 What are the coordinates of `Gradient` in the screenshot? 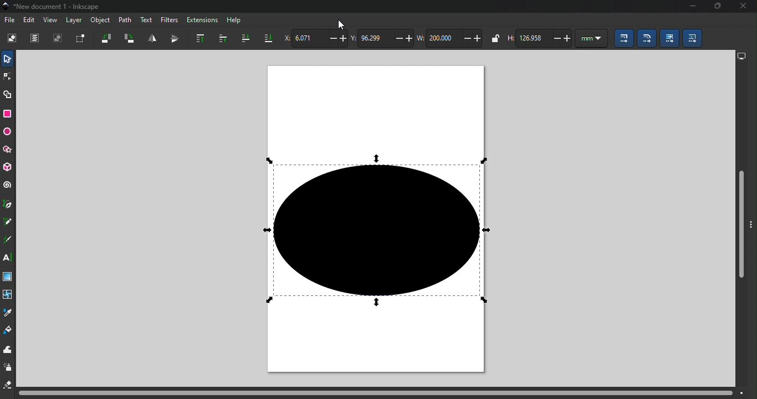 It's located at (8, 277).